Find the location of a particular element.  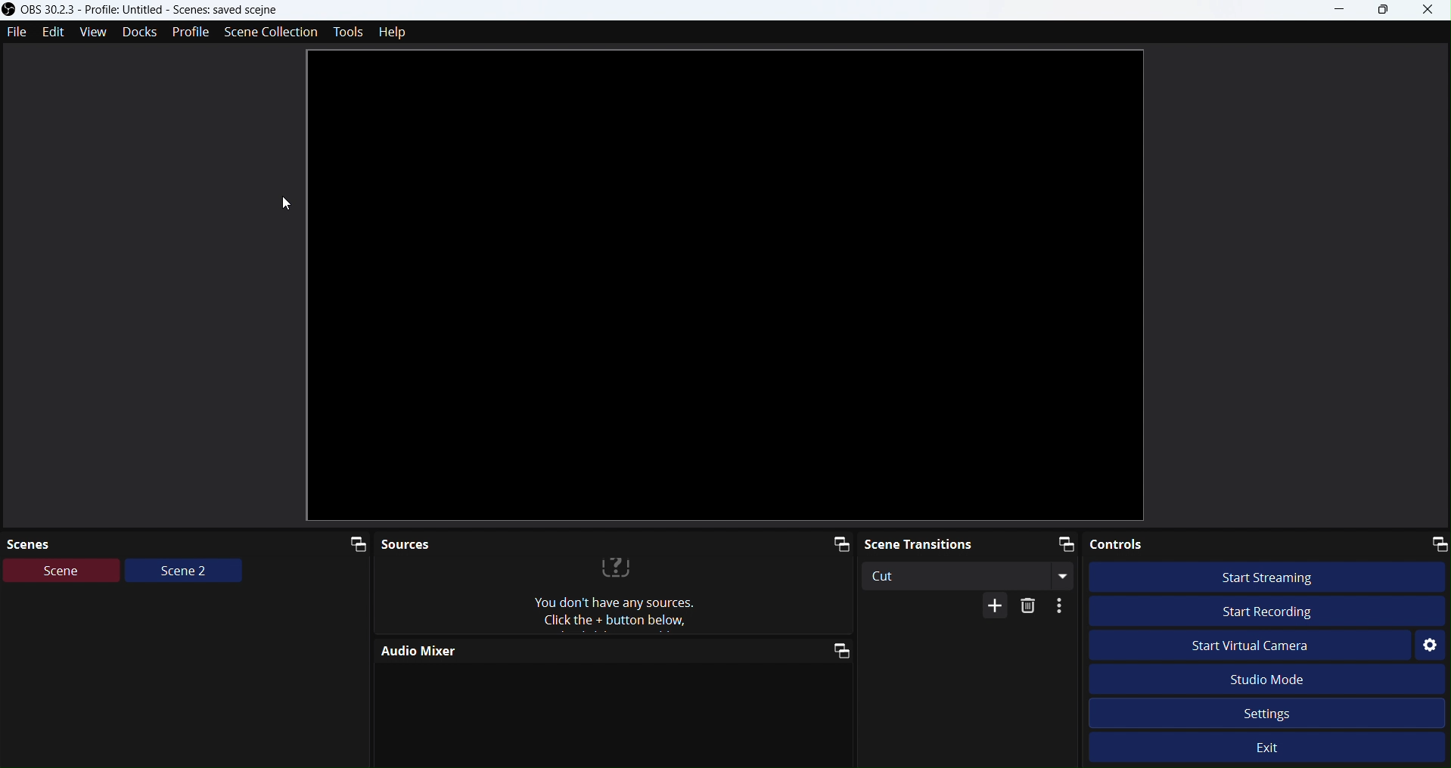

Start streaming is located at coordinates (1269, 576).